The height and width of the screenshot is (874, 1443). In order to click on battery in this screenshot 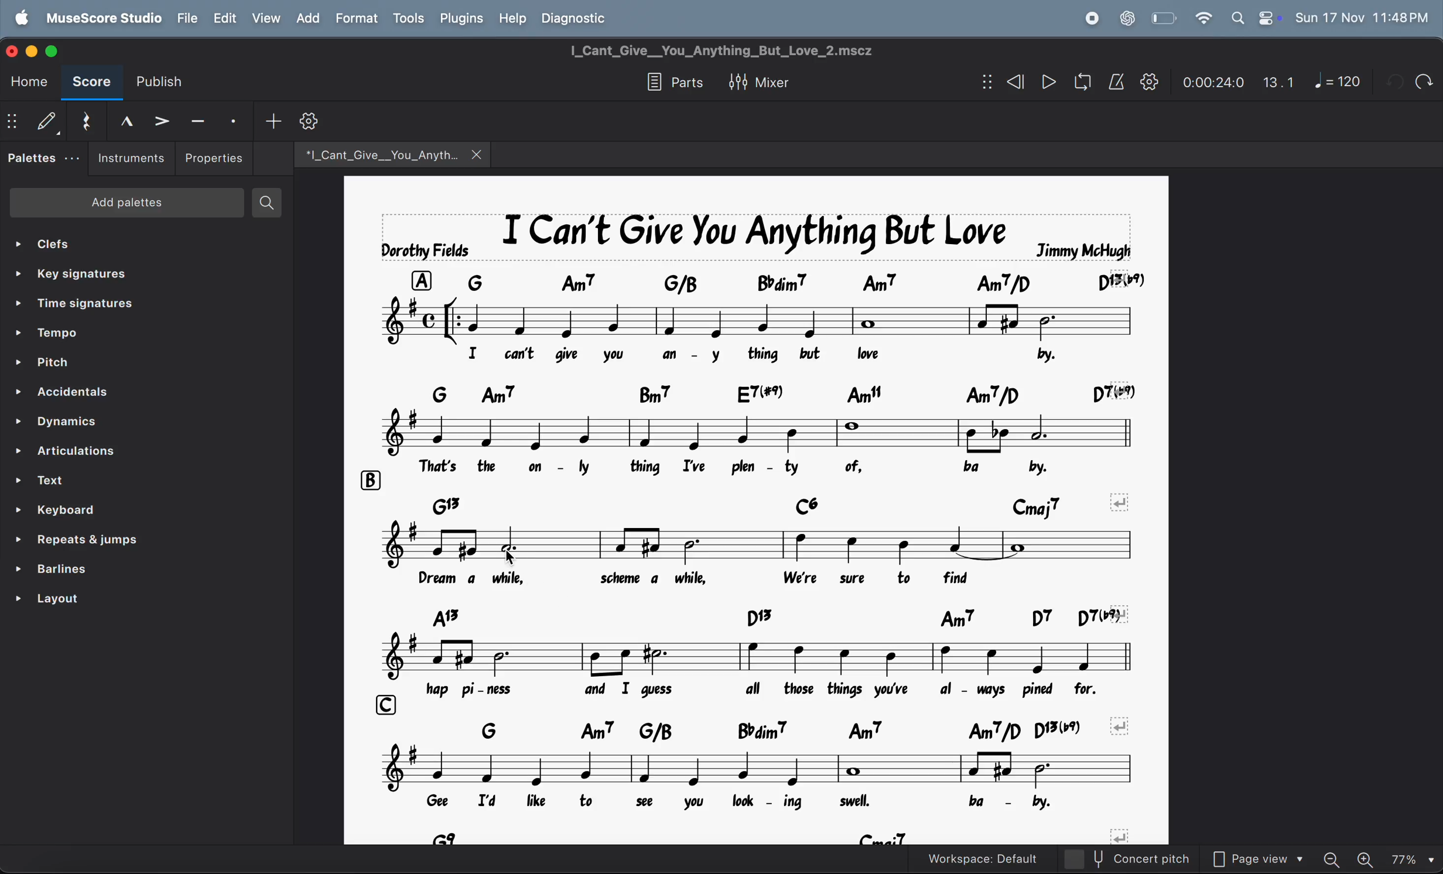, I will do `click(1165, 18)`.